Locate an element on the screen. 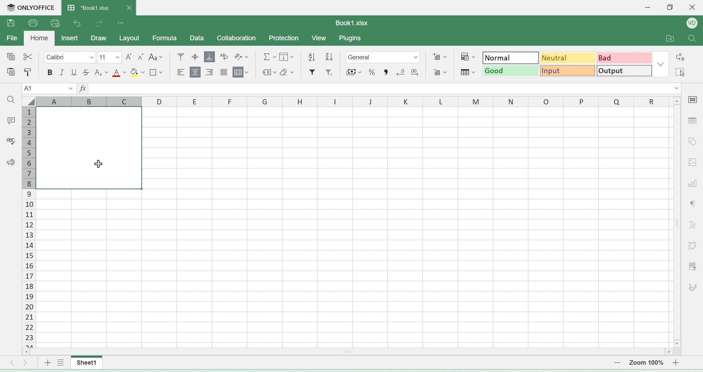  mo is located at coordinates (182, 57).